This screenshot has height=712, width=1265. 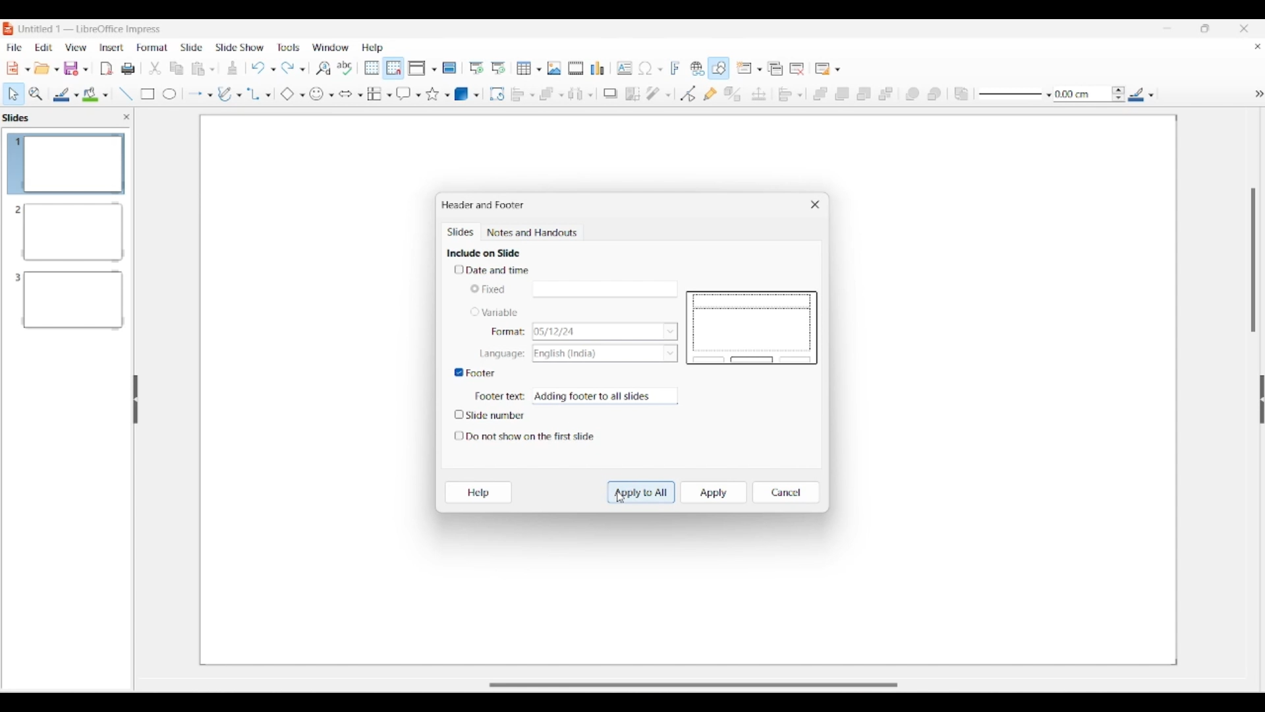 I want to click on Basic shape options, so click(x=293, y=94).